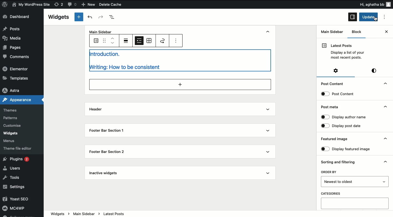 This screenshot has height=217, width=393. Describe the element at coordinates (96, 41) in the screenshot. I see `Latest pots` at that location.